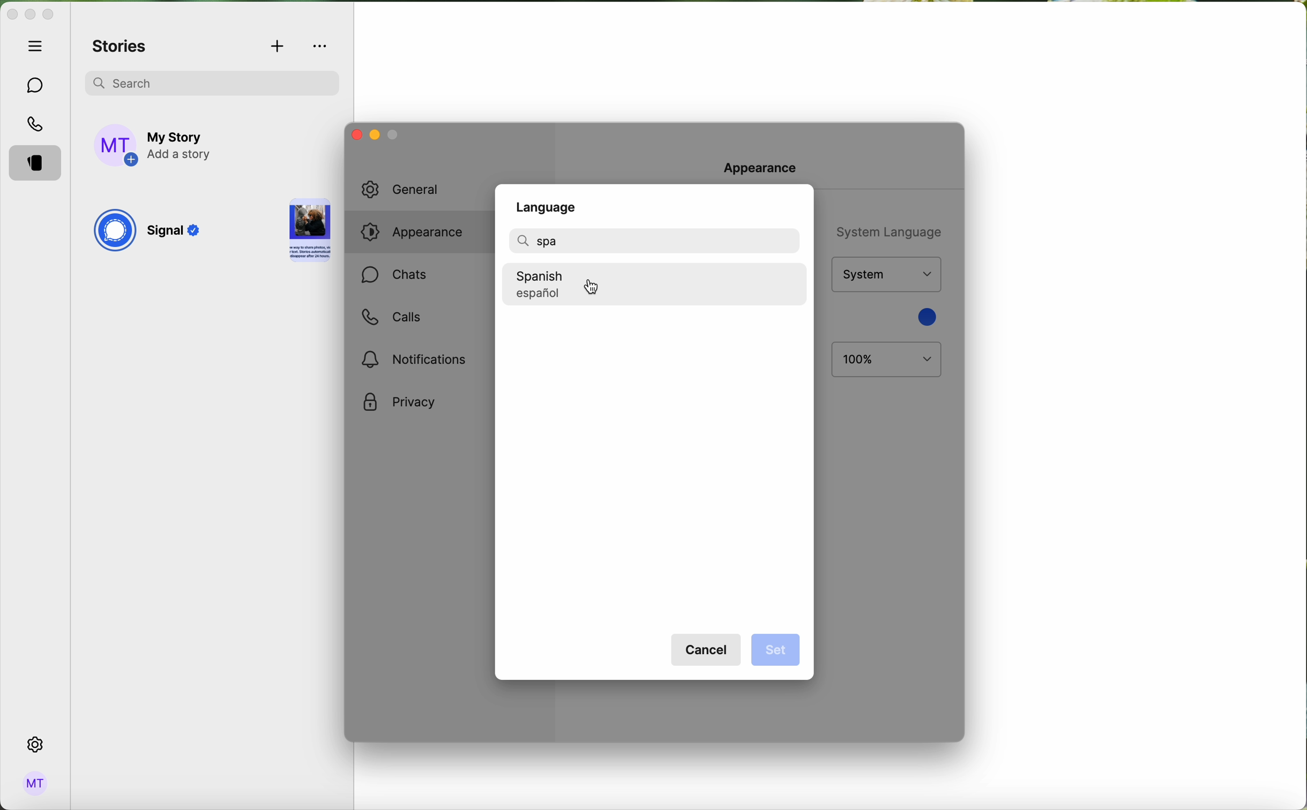 The image size is (1307, 810). I want to click on chats, so click(394, 276).